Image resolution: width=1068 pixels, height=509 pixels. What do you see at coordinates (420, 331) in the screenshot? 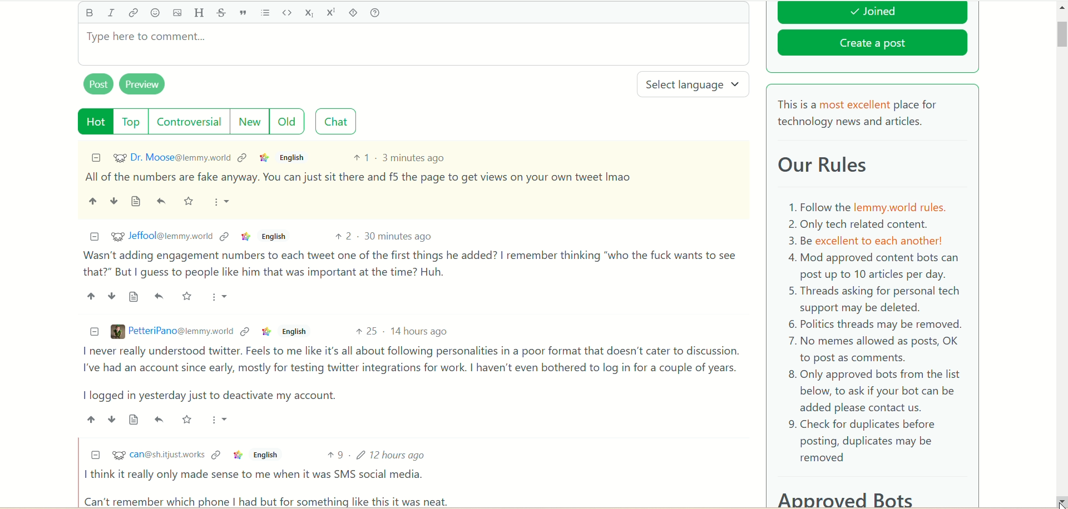
I see `14 hours ago` at bounding box center [420, 331].